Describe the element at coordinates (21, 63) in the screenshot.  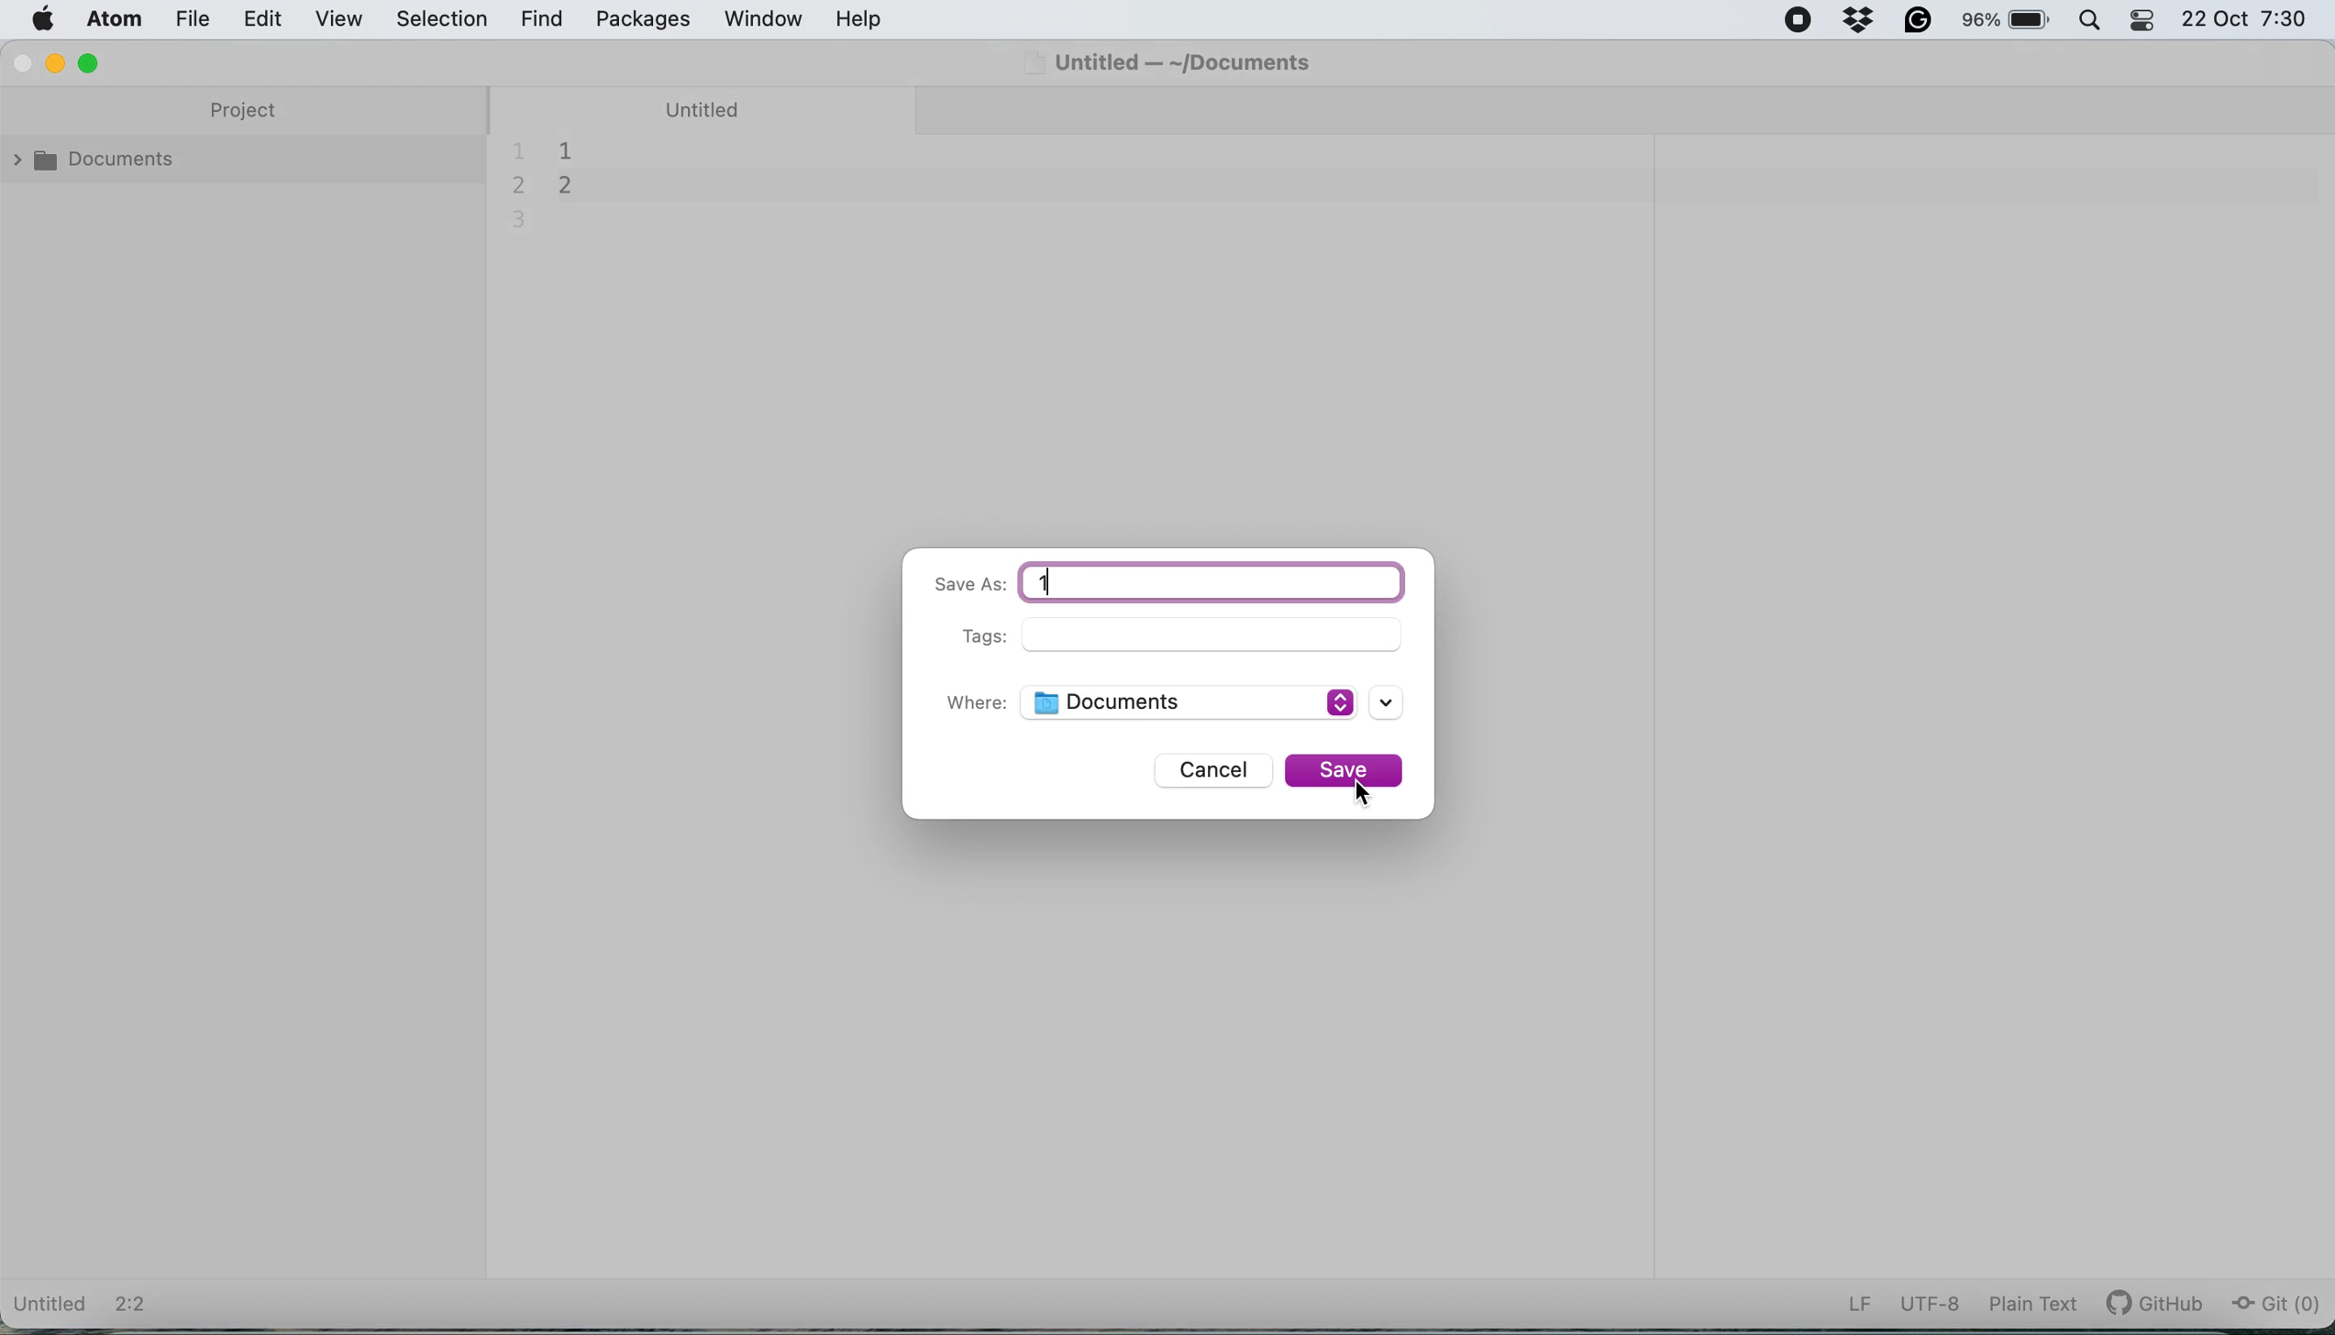
I see `close` at that location.